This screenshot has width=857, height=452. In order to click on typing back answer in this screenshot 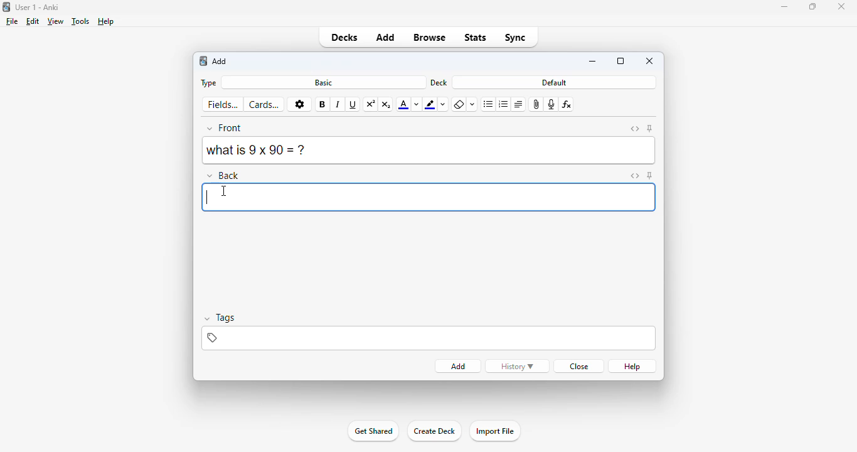, I will do `click(428, 197)`.